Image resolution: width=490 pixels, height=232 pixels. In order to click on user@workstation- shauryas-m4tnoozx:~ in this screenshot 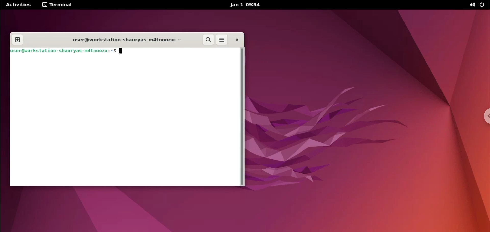, I will do `click(123, 39)`.